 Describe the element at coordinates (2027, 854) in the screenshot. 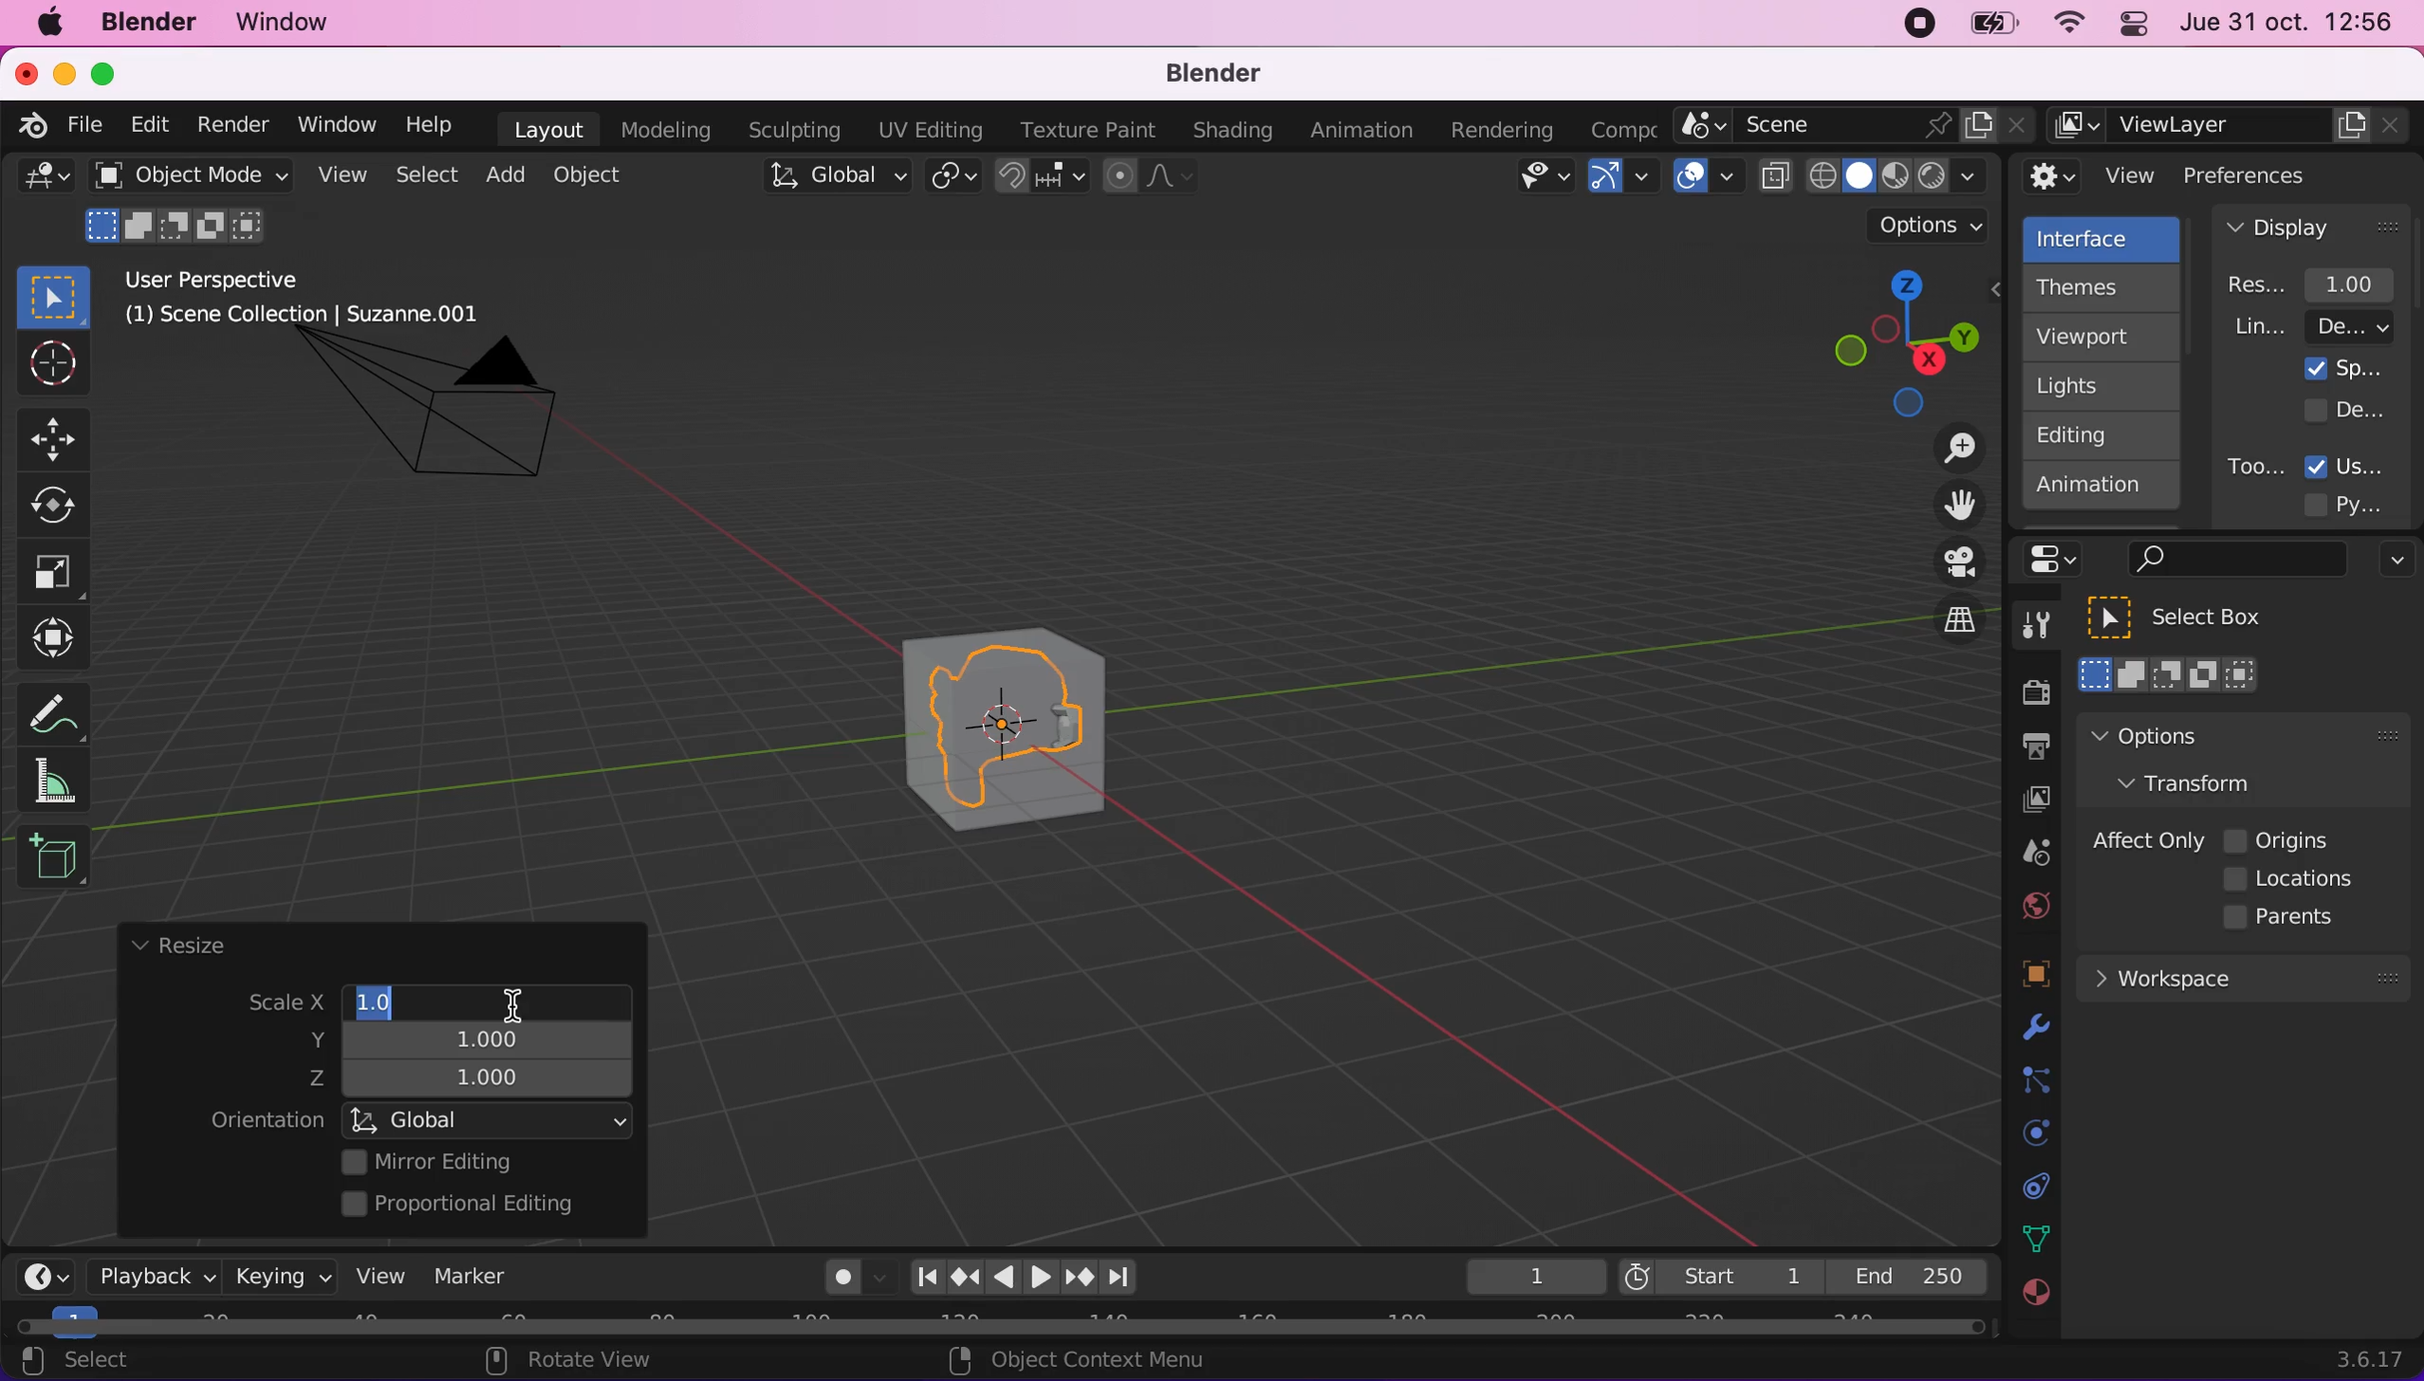

I see `scene` at that location.